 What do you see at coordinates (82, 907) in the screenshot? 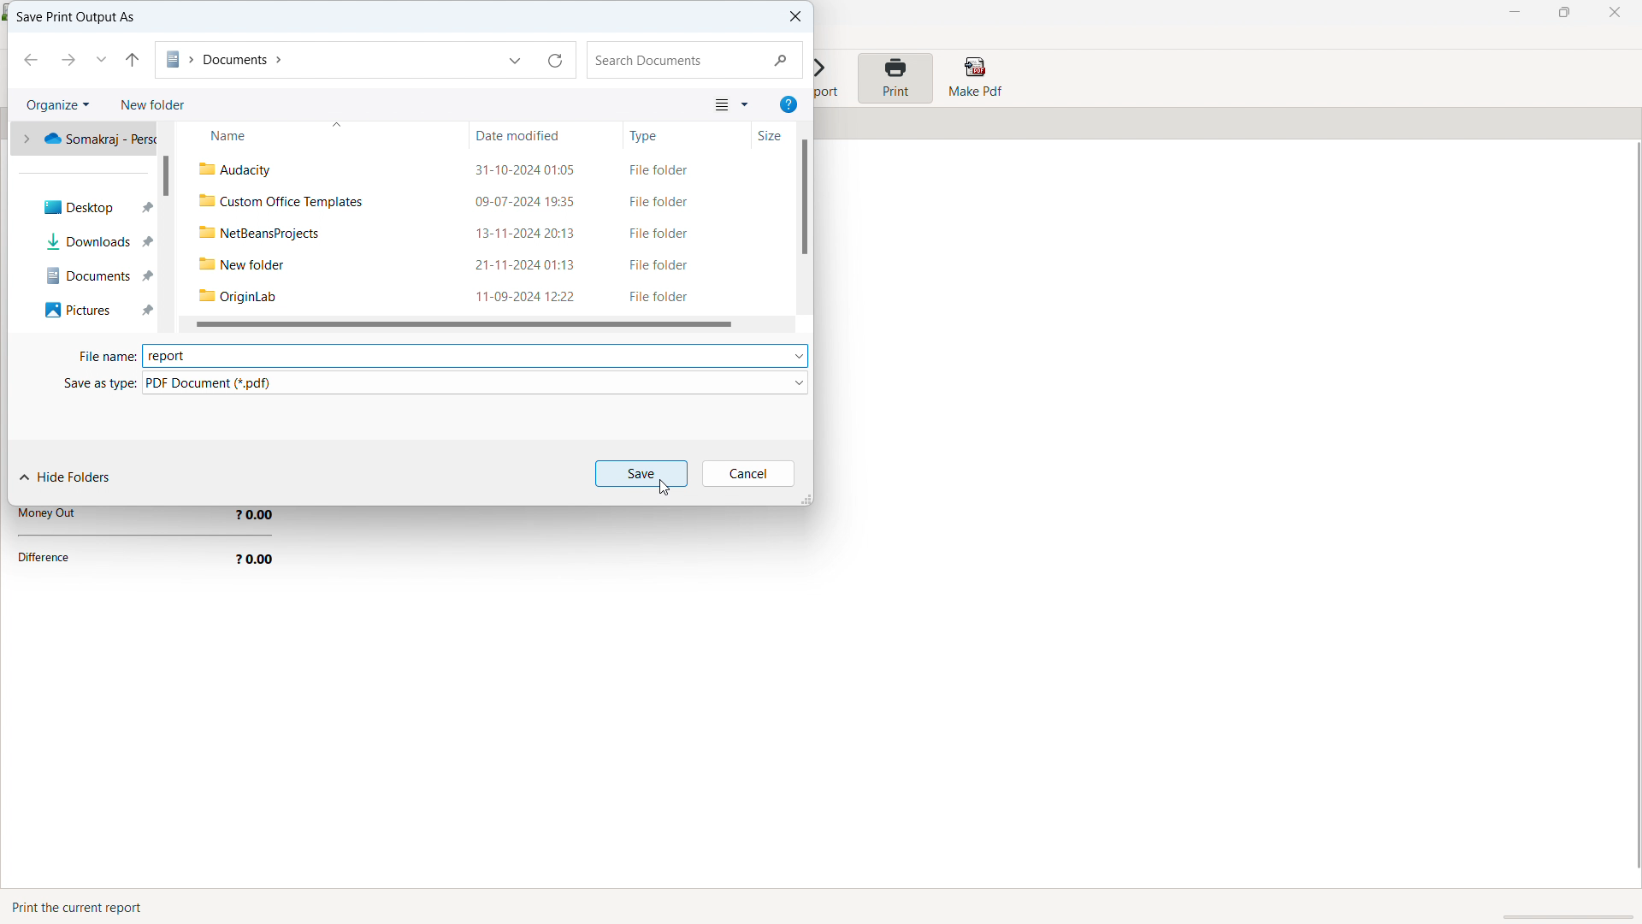
I see `Print the current report` at bounding box center [82, 907].